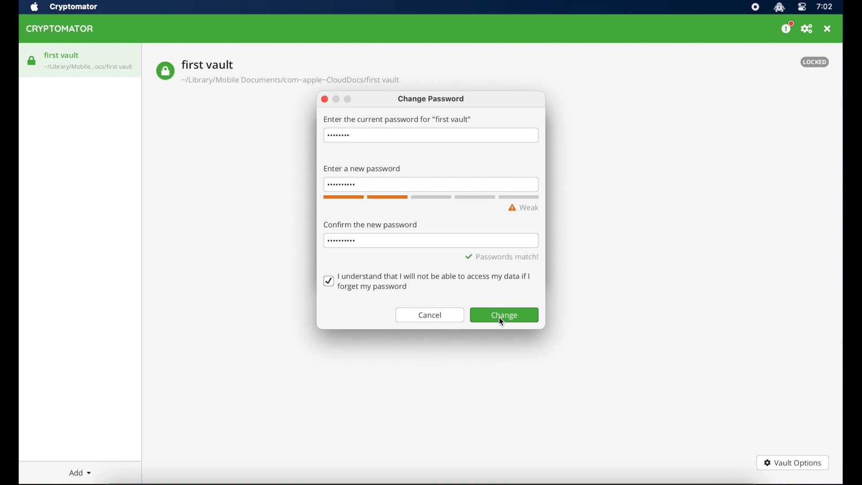  What do you see at coordinates (801, 8) in the screenshot?
I see `control center` at bounding box center [801, 8].